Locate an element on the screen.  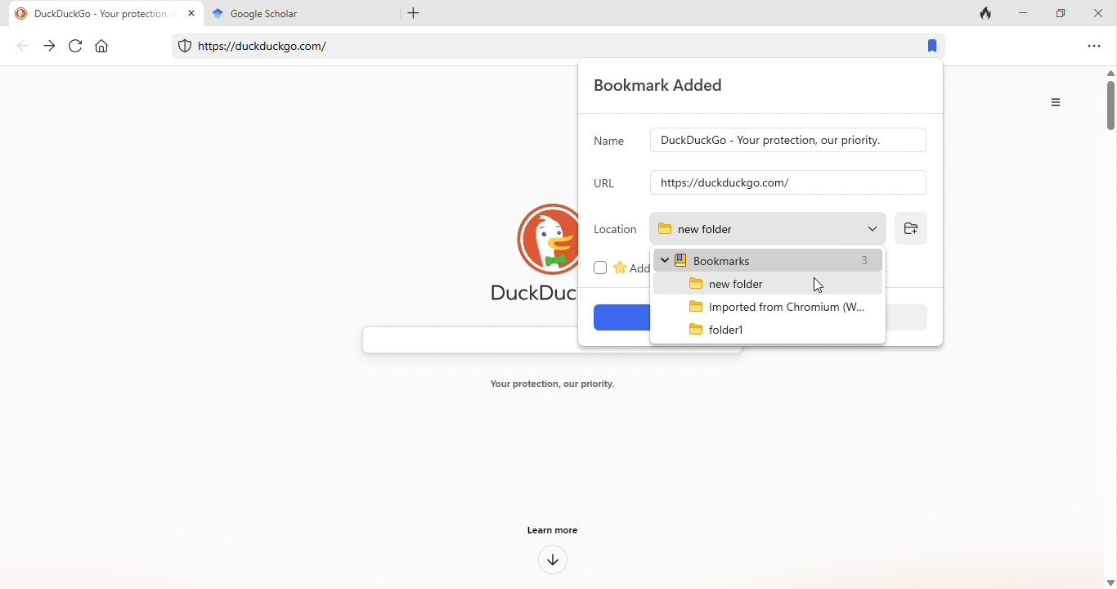
 is located at coordinates (788, 141).